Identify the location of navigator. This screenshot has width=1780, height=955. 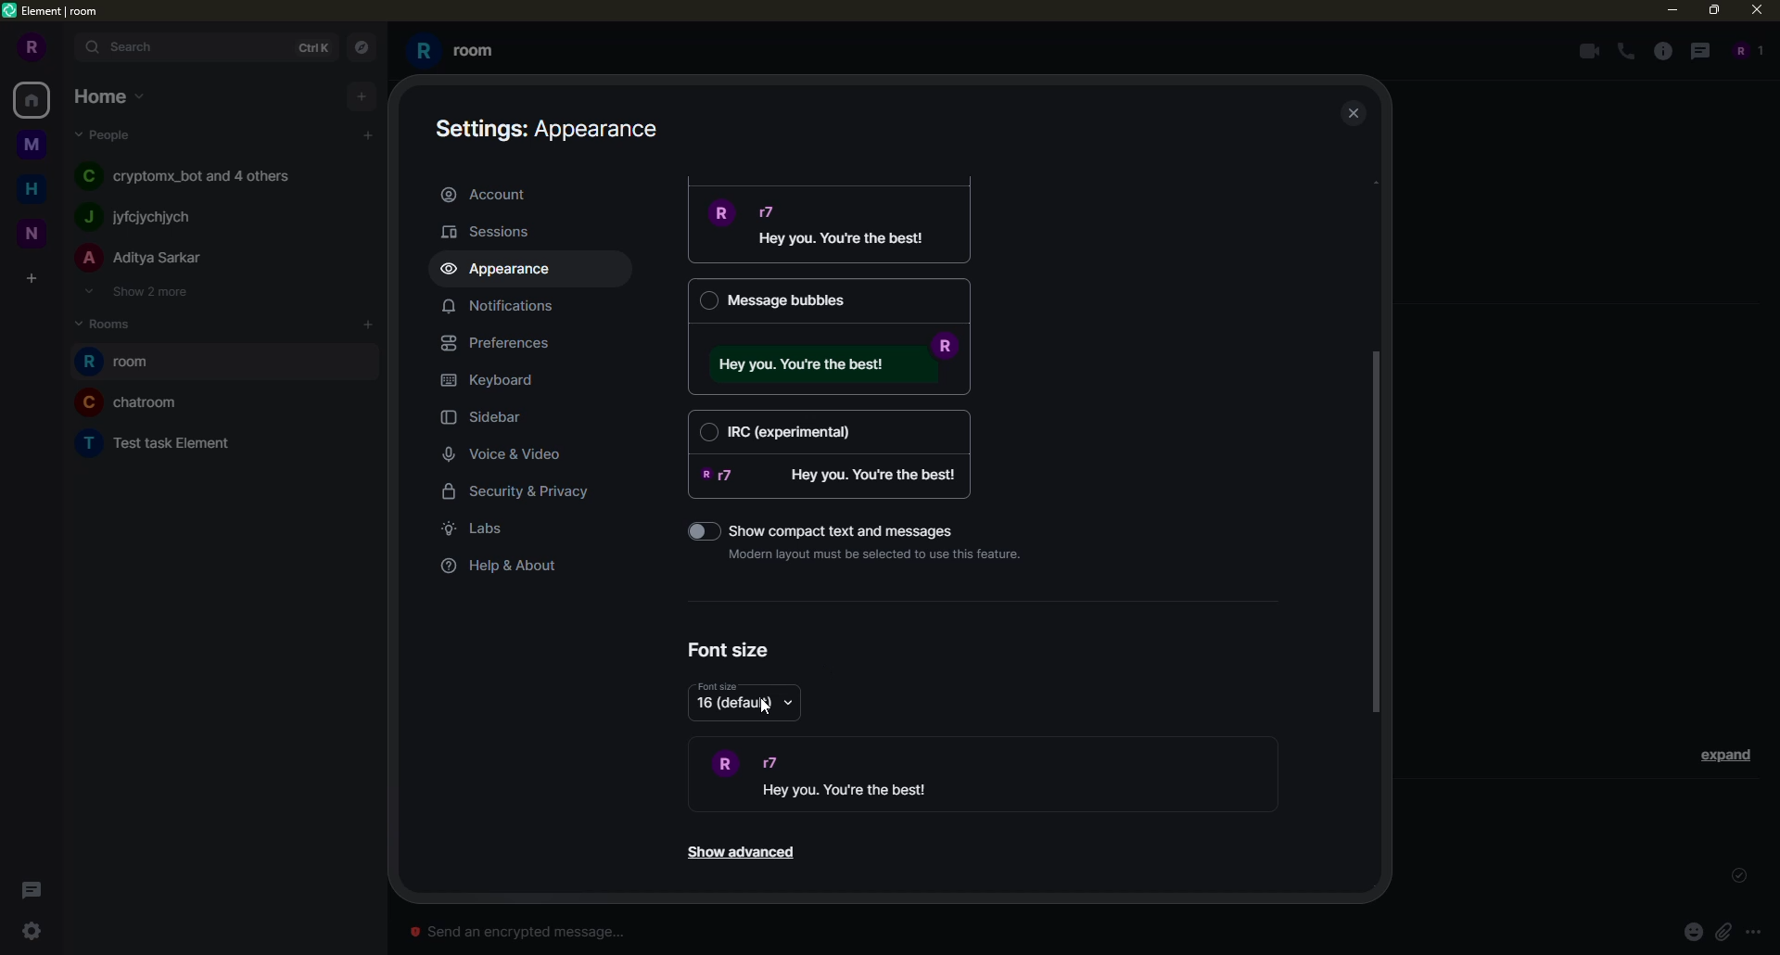
(360, 48).